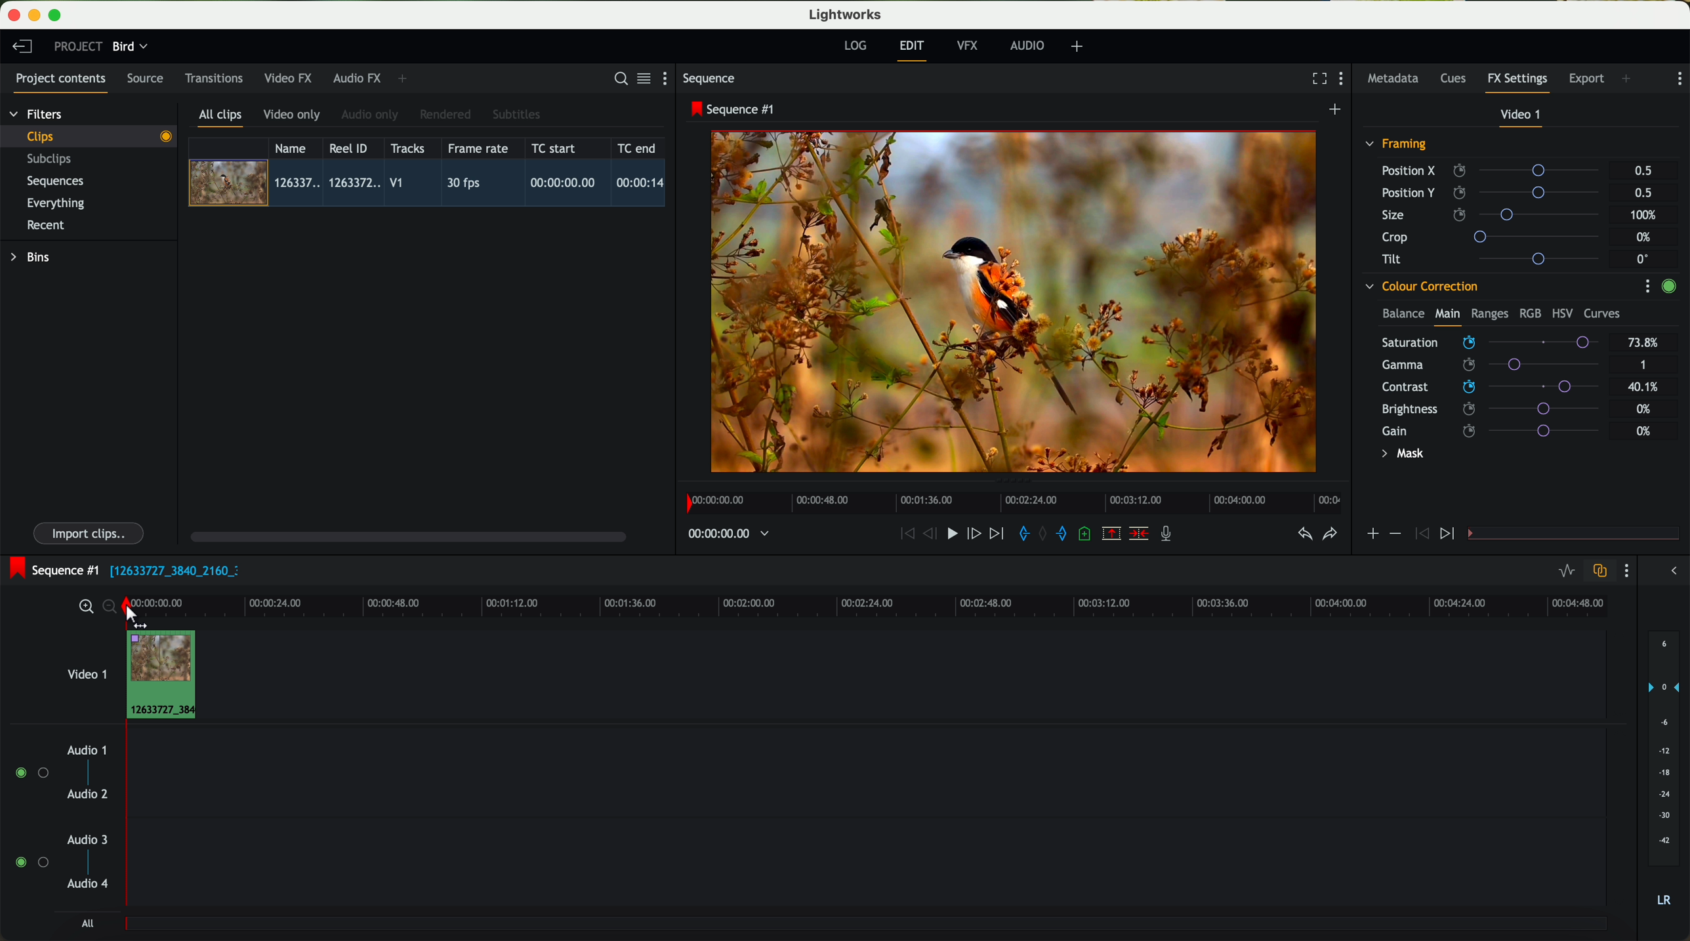  I want to click on applied effect, so click(1016, 302).